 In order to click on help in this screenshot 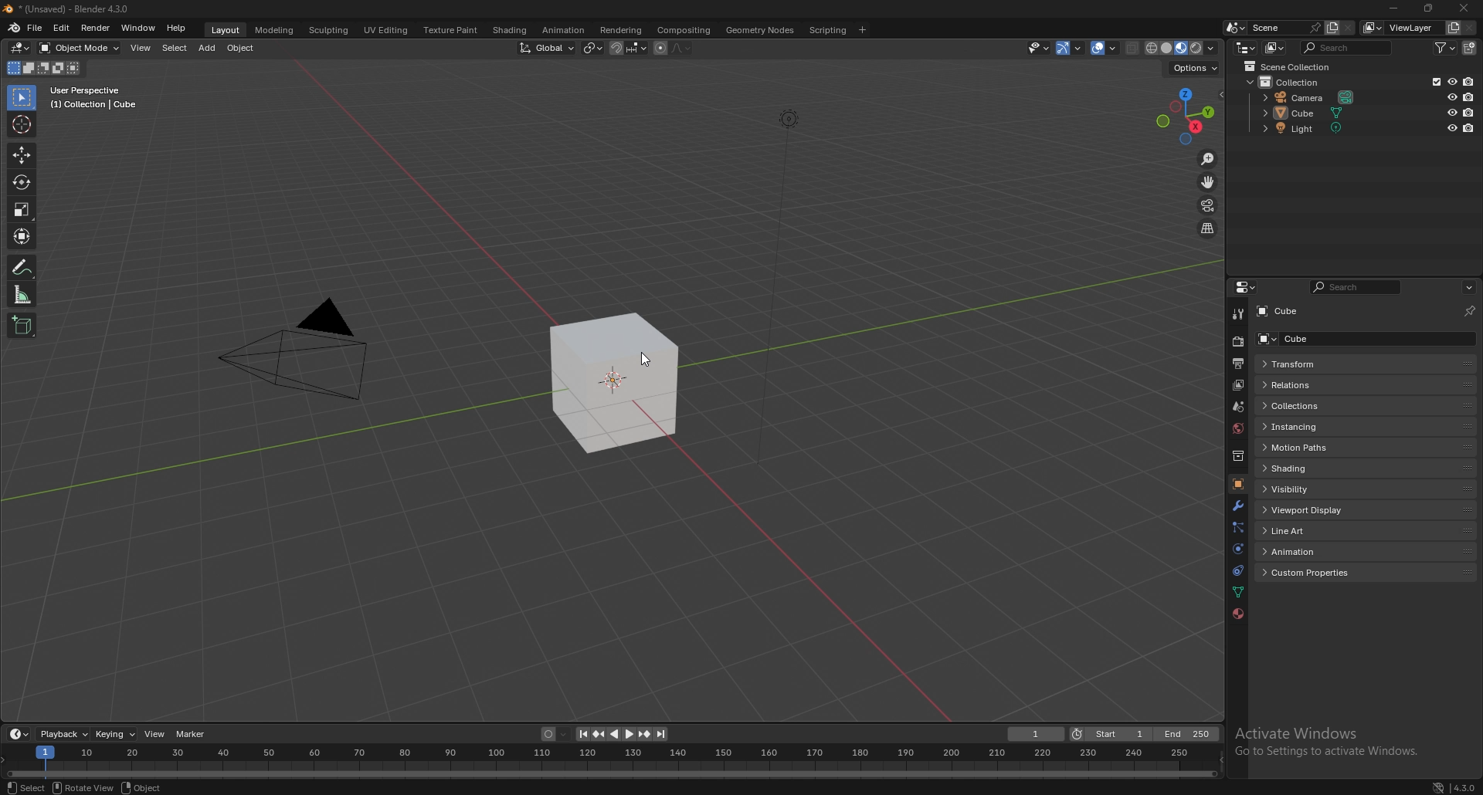, I will do `click(177, 28)`.